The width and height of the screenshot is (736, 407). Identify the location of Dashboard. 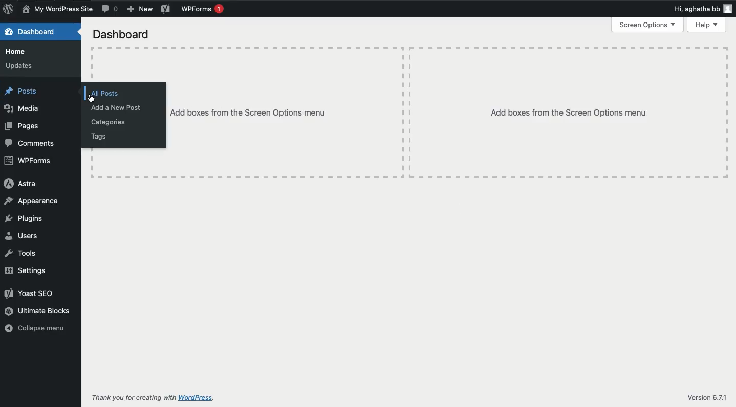
(122, 35).